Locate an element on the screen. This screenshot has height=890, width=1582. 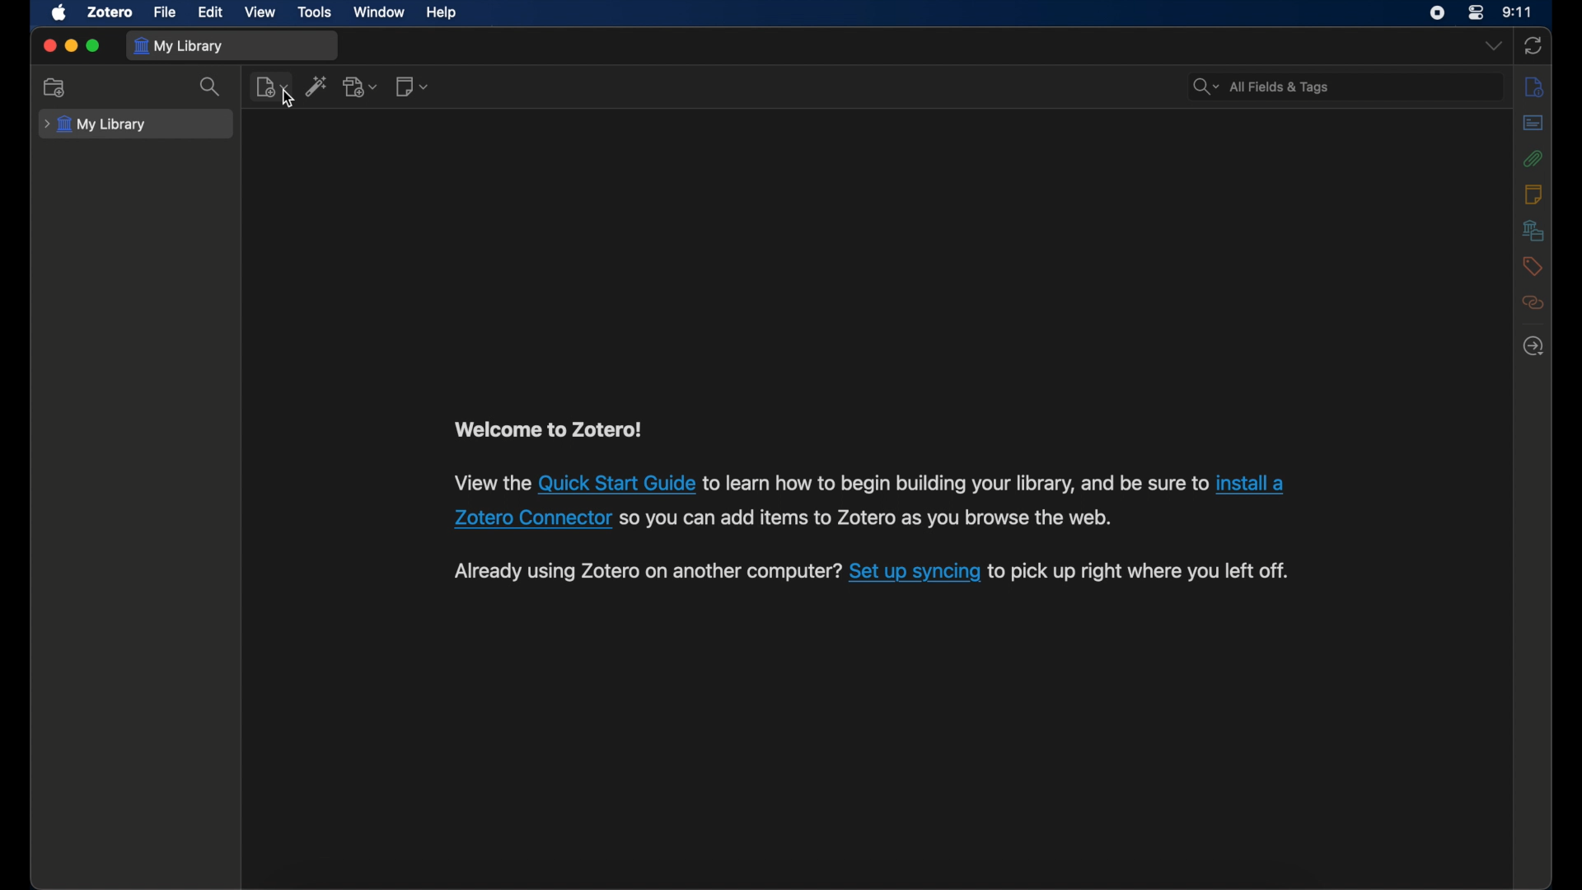
libraries is located at coordinates (1533, 230).